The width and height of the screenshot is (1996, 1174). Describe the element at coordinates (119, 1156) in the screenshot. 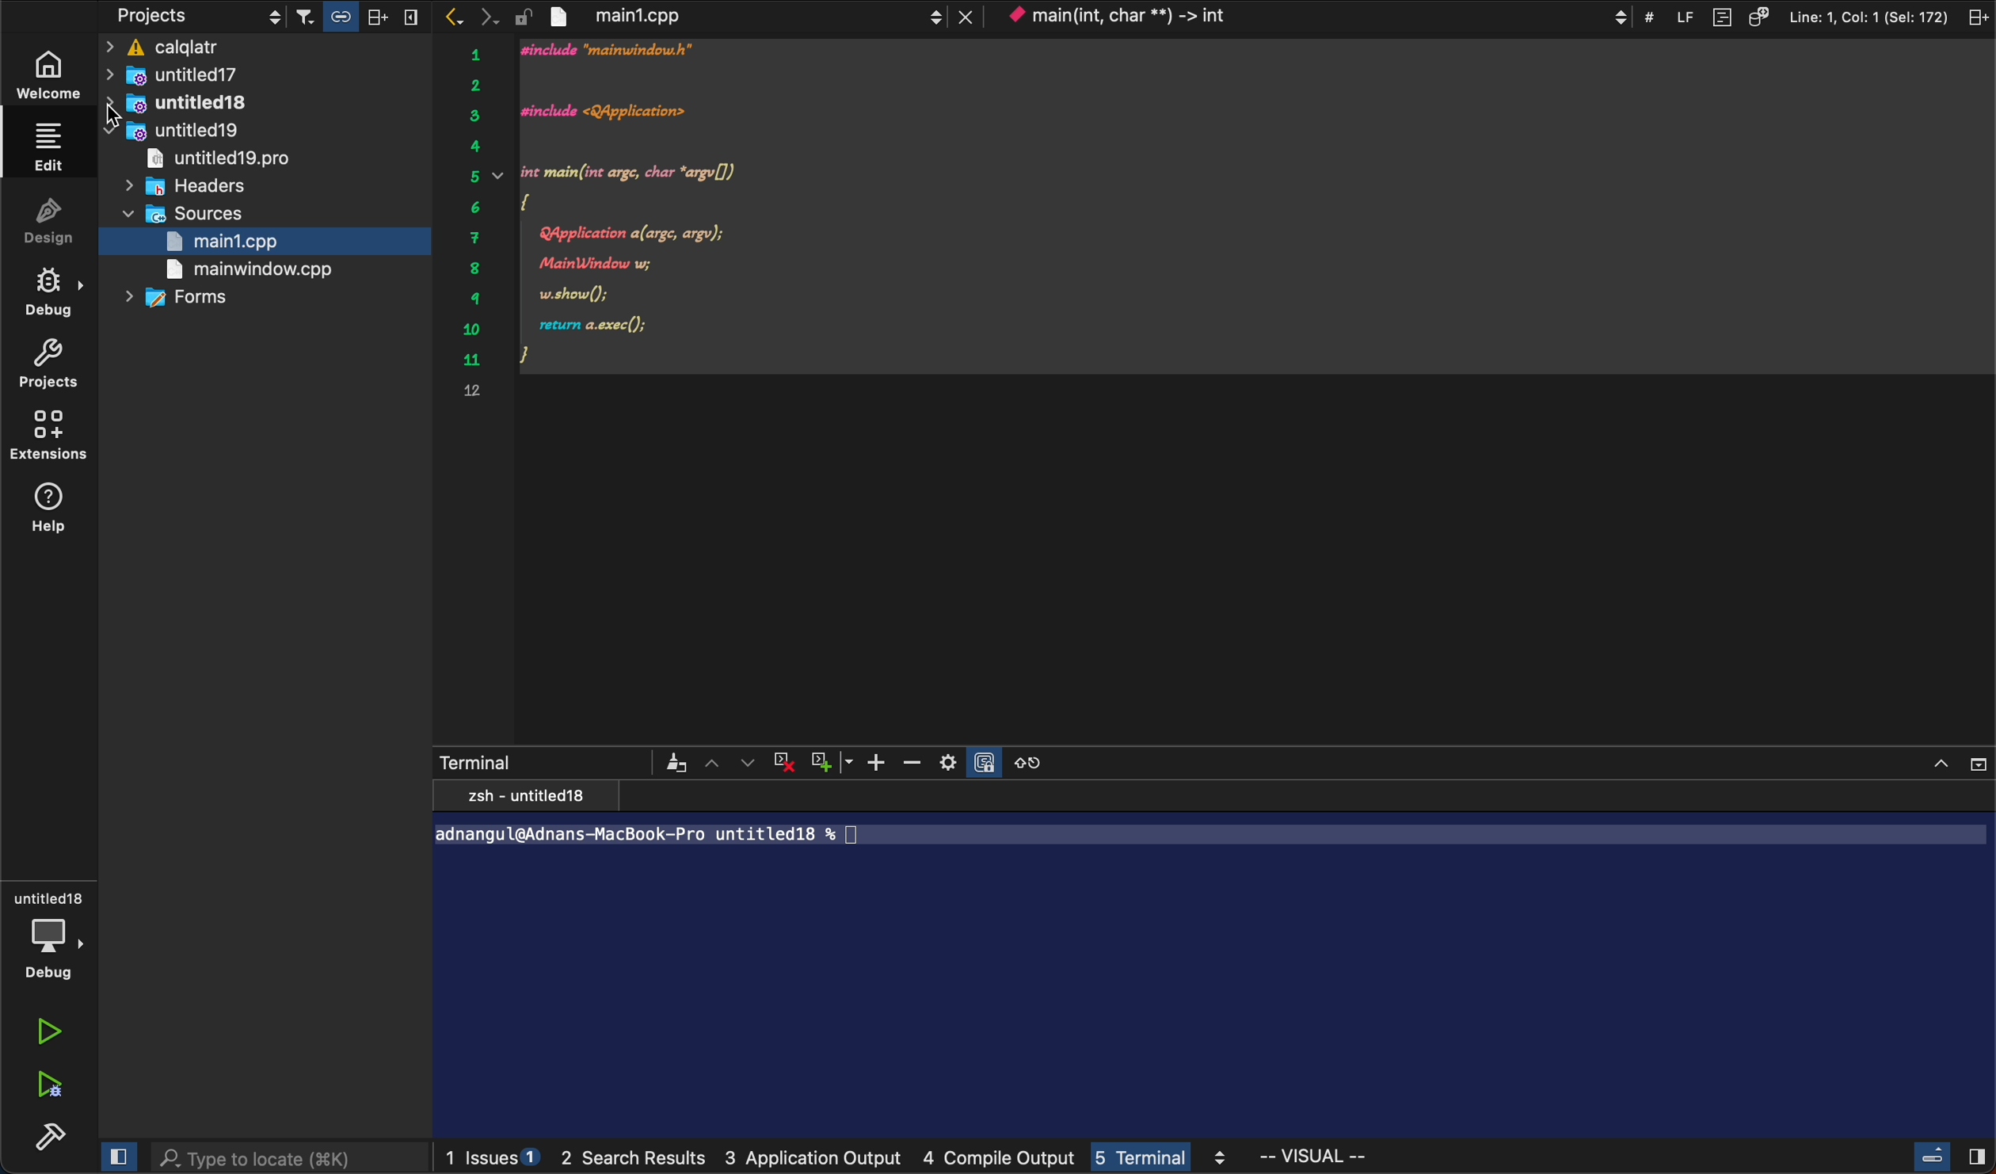

I see `close slidebar` at that location.